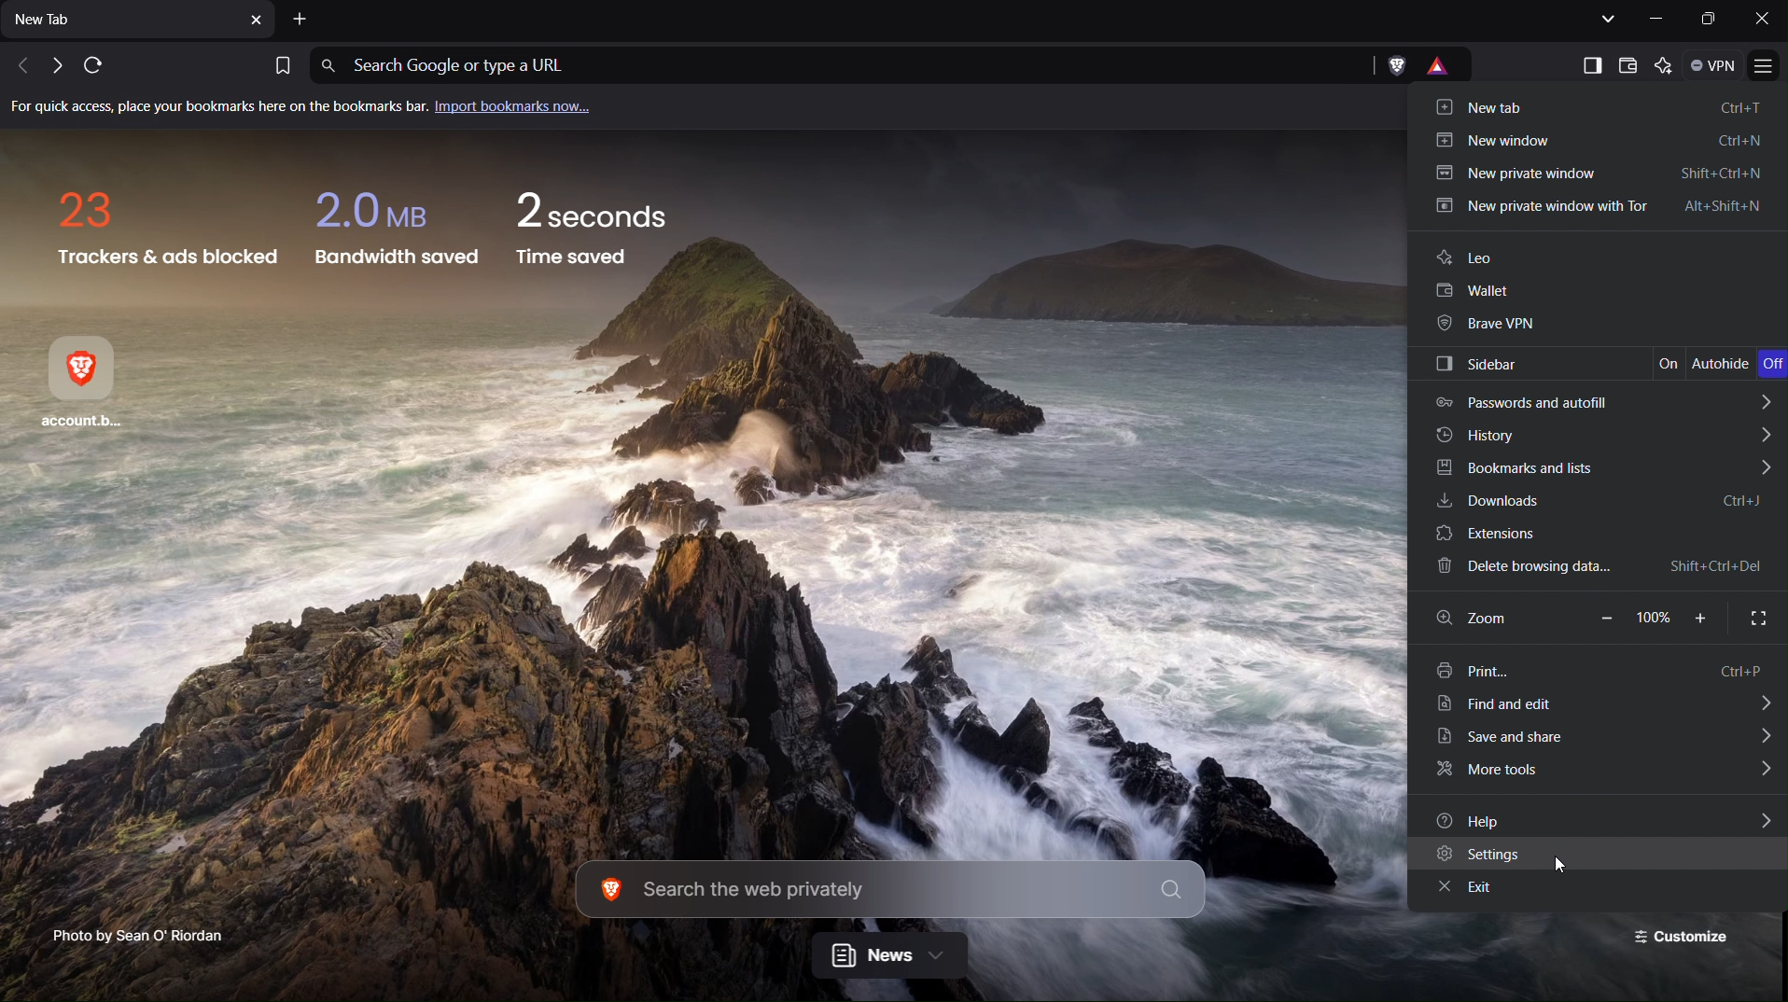 This screenshot has width=1788, height=1002. I want to click on Leo AI, so click(1667, 66).